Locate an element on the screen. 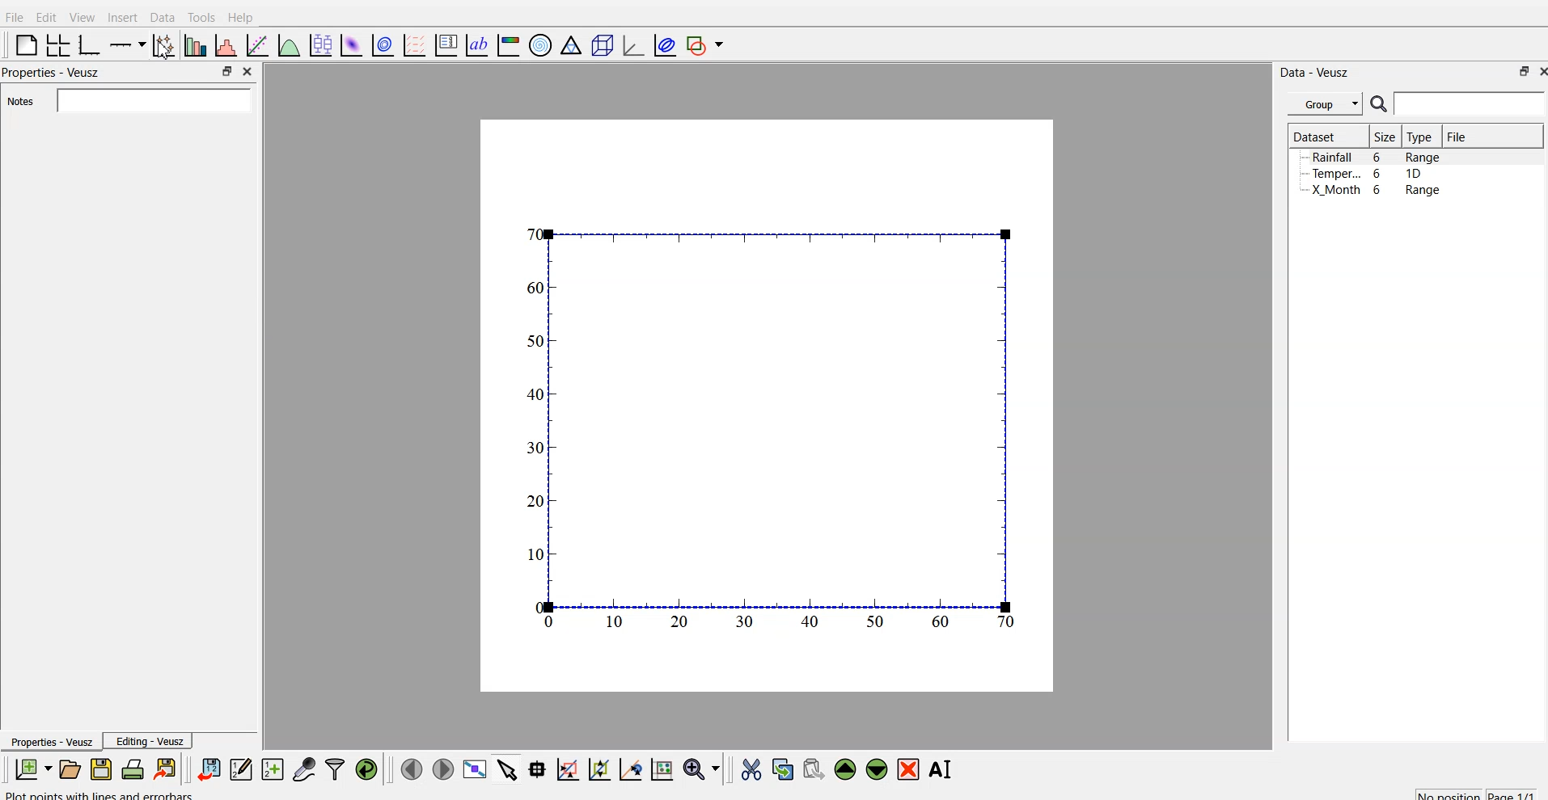  paste the widget from the clipboard is located at coordinates (813, 768).